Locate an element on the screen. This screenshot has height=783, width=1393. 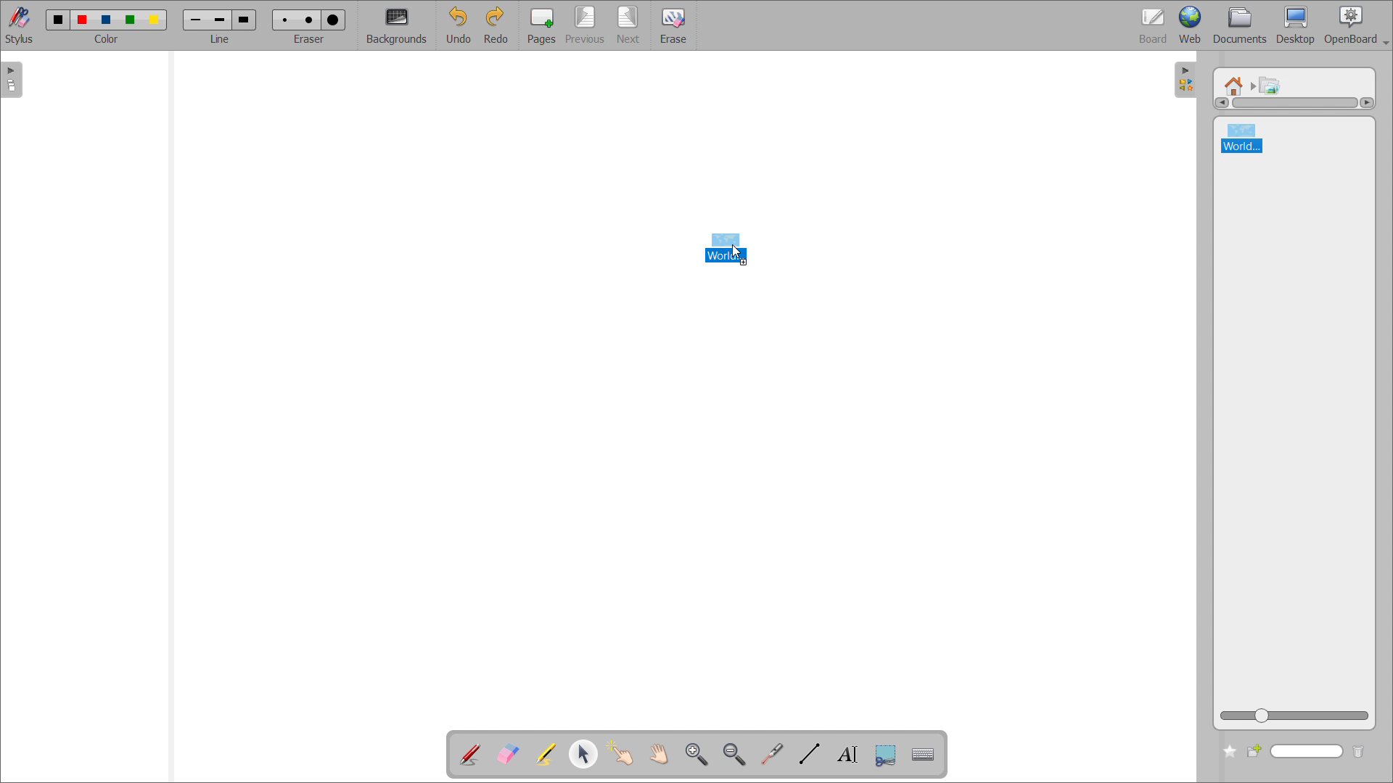
undo is located at coordinates (458, 25).